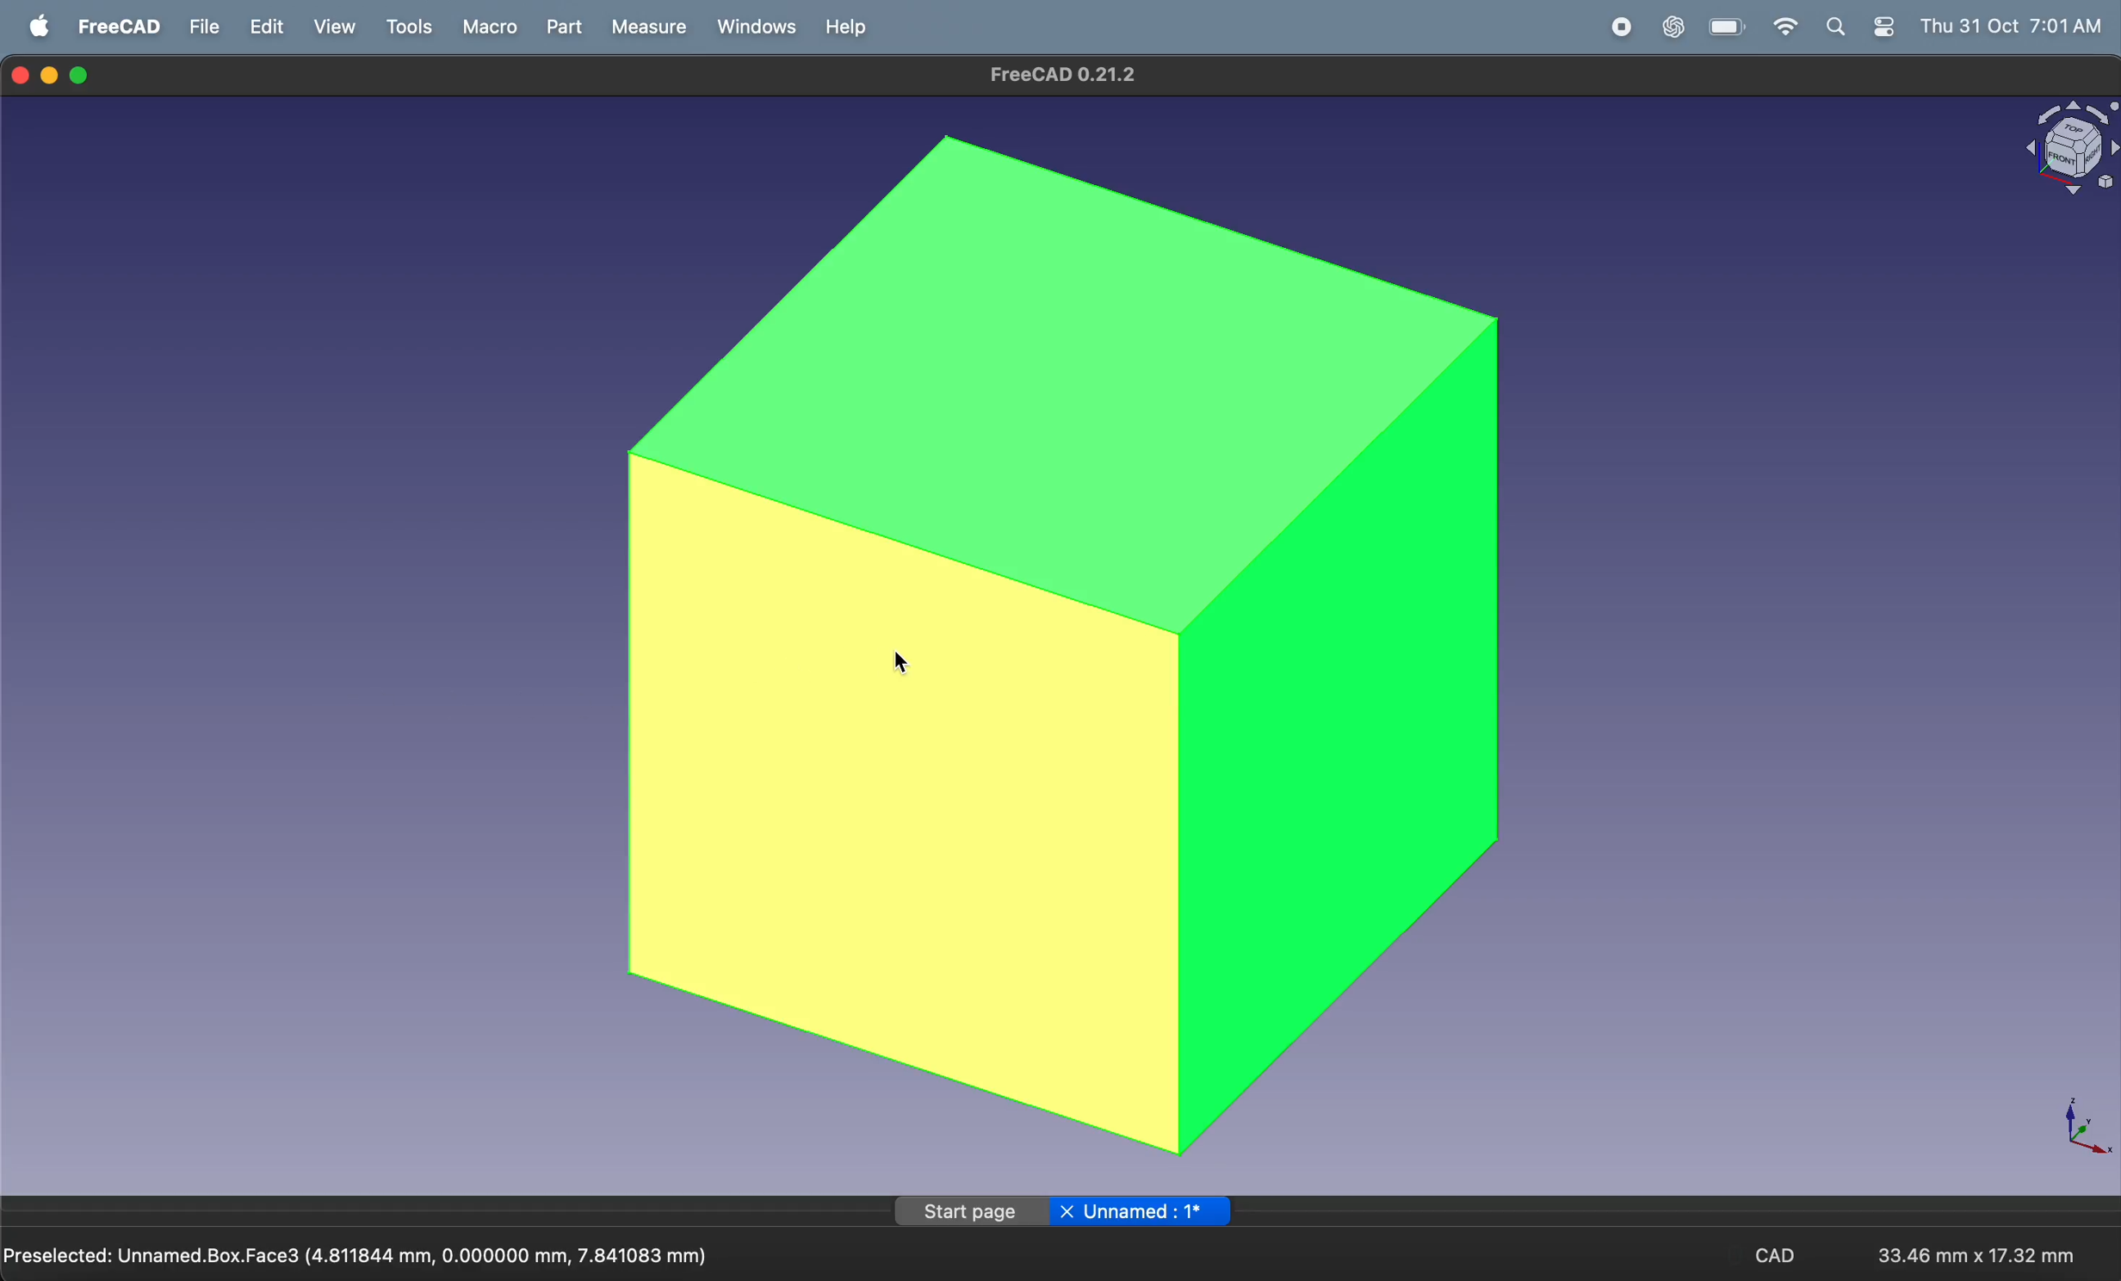 The width and height of the screenshot is (2121, 1281). I want to click on marco, so click(488, 27).